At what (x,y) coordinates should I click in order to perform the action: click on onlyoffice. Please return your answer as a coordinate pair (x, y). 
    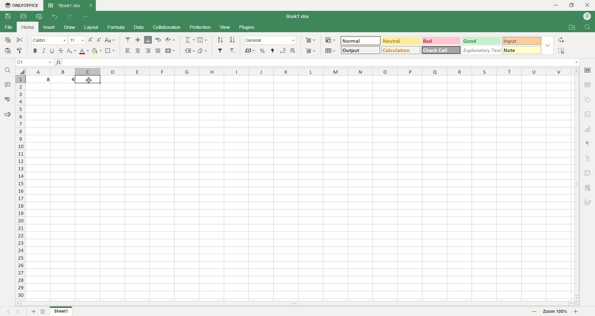
    Looking at the image, I should click on (21, 5).